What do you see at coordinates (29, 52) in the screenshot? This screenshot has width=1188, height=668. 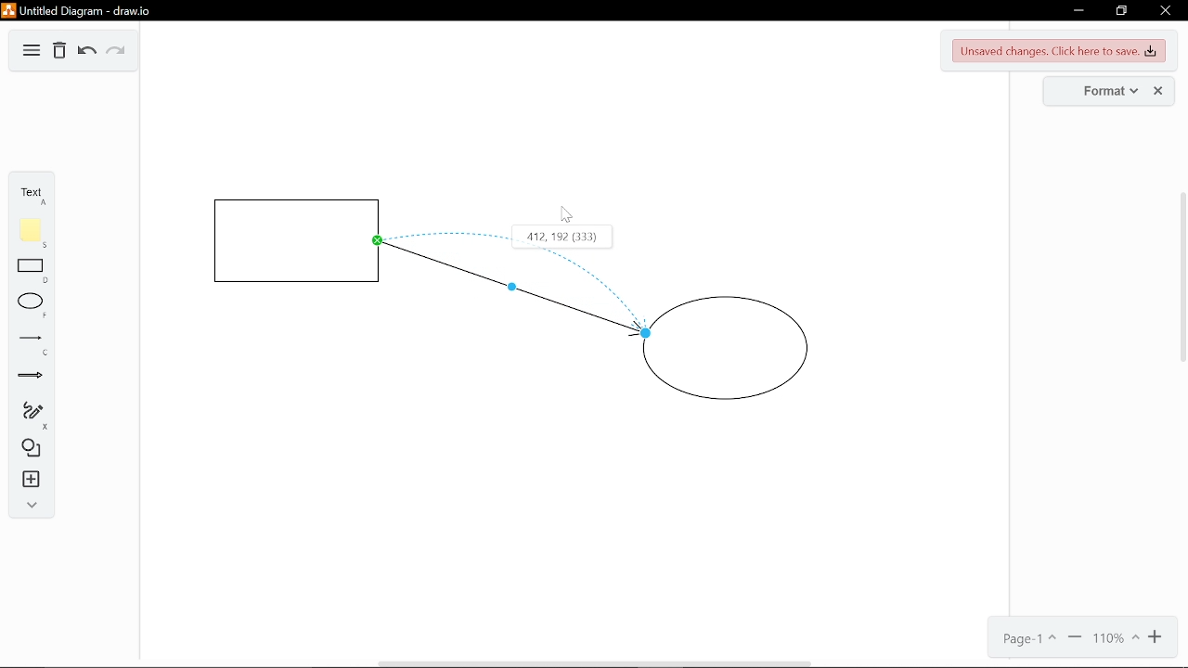 I see `Diagram` at bounding box center [29, 52].